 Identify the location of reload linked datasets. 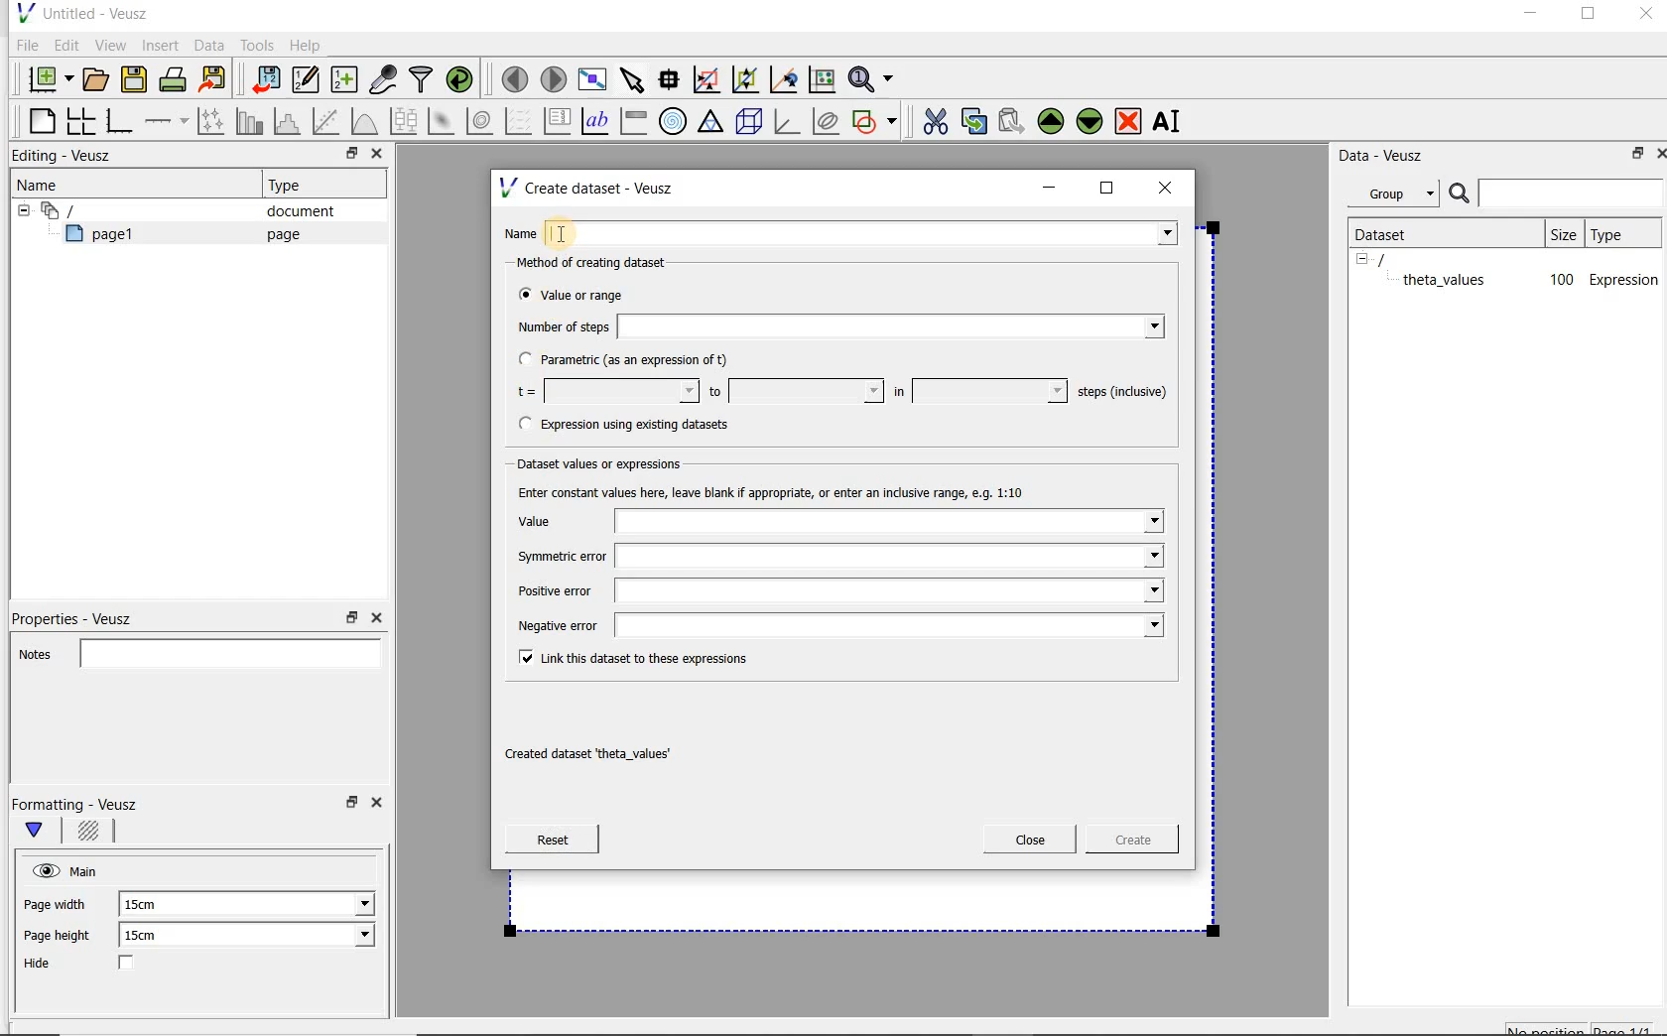
(463, 80).